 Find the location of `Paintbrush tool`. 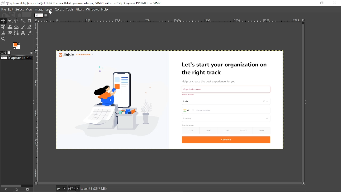

Paintbrush tool is located at coordinates (23, 27).